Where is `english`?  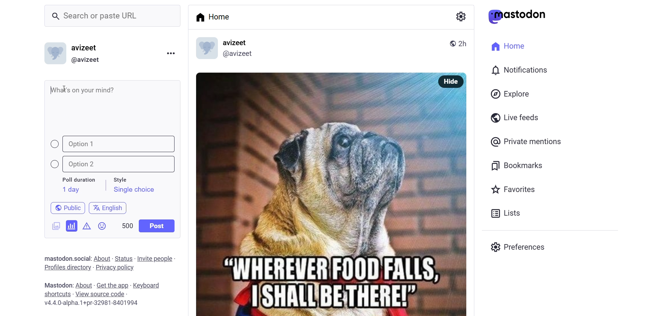 english is located at coordinates (108, 207).